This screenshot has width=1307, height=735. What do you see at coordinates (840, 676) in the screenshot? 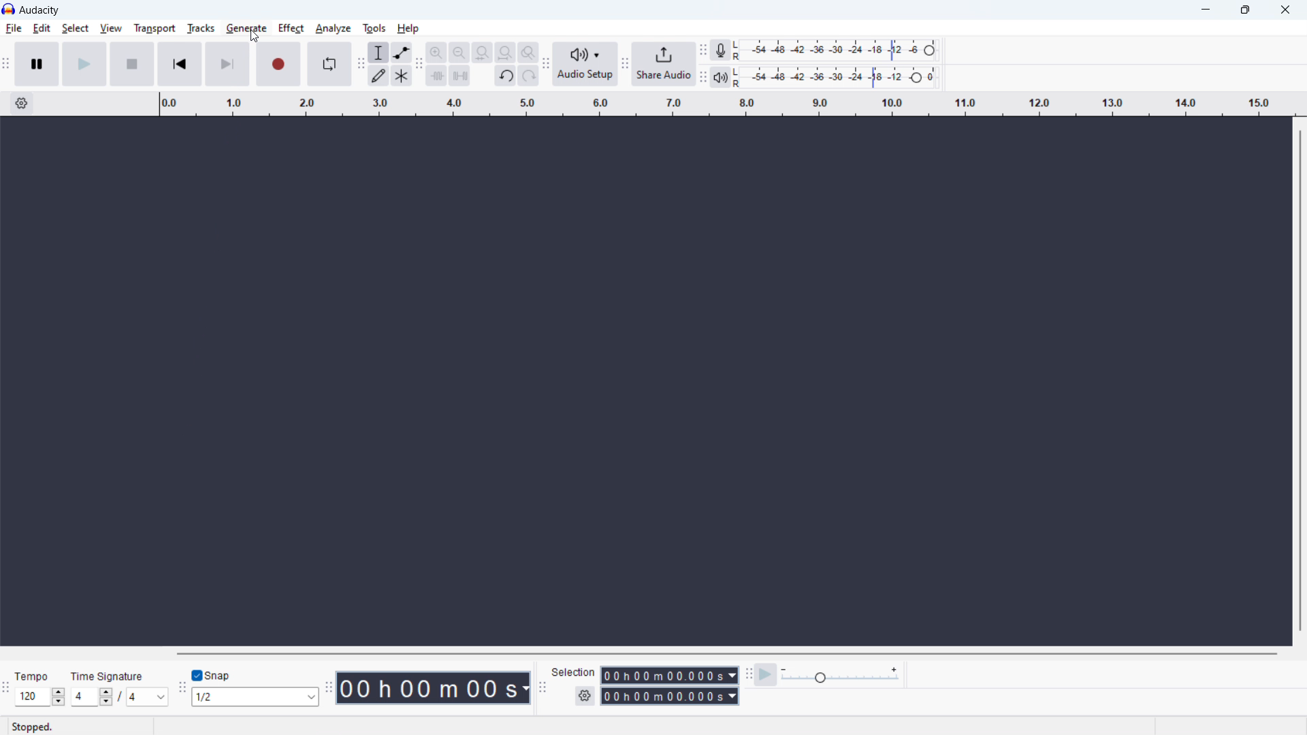
I see `playback speed` at bounding box center [840, 676].